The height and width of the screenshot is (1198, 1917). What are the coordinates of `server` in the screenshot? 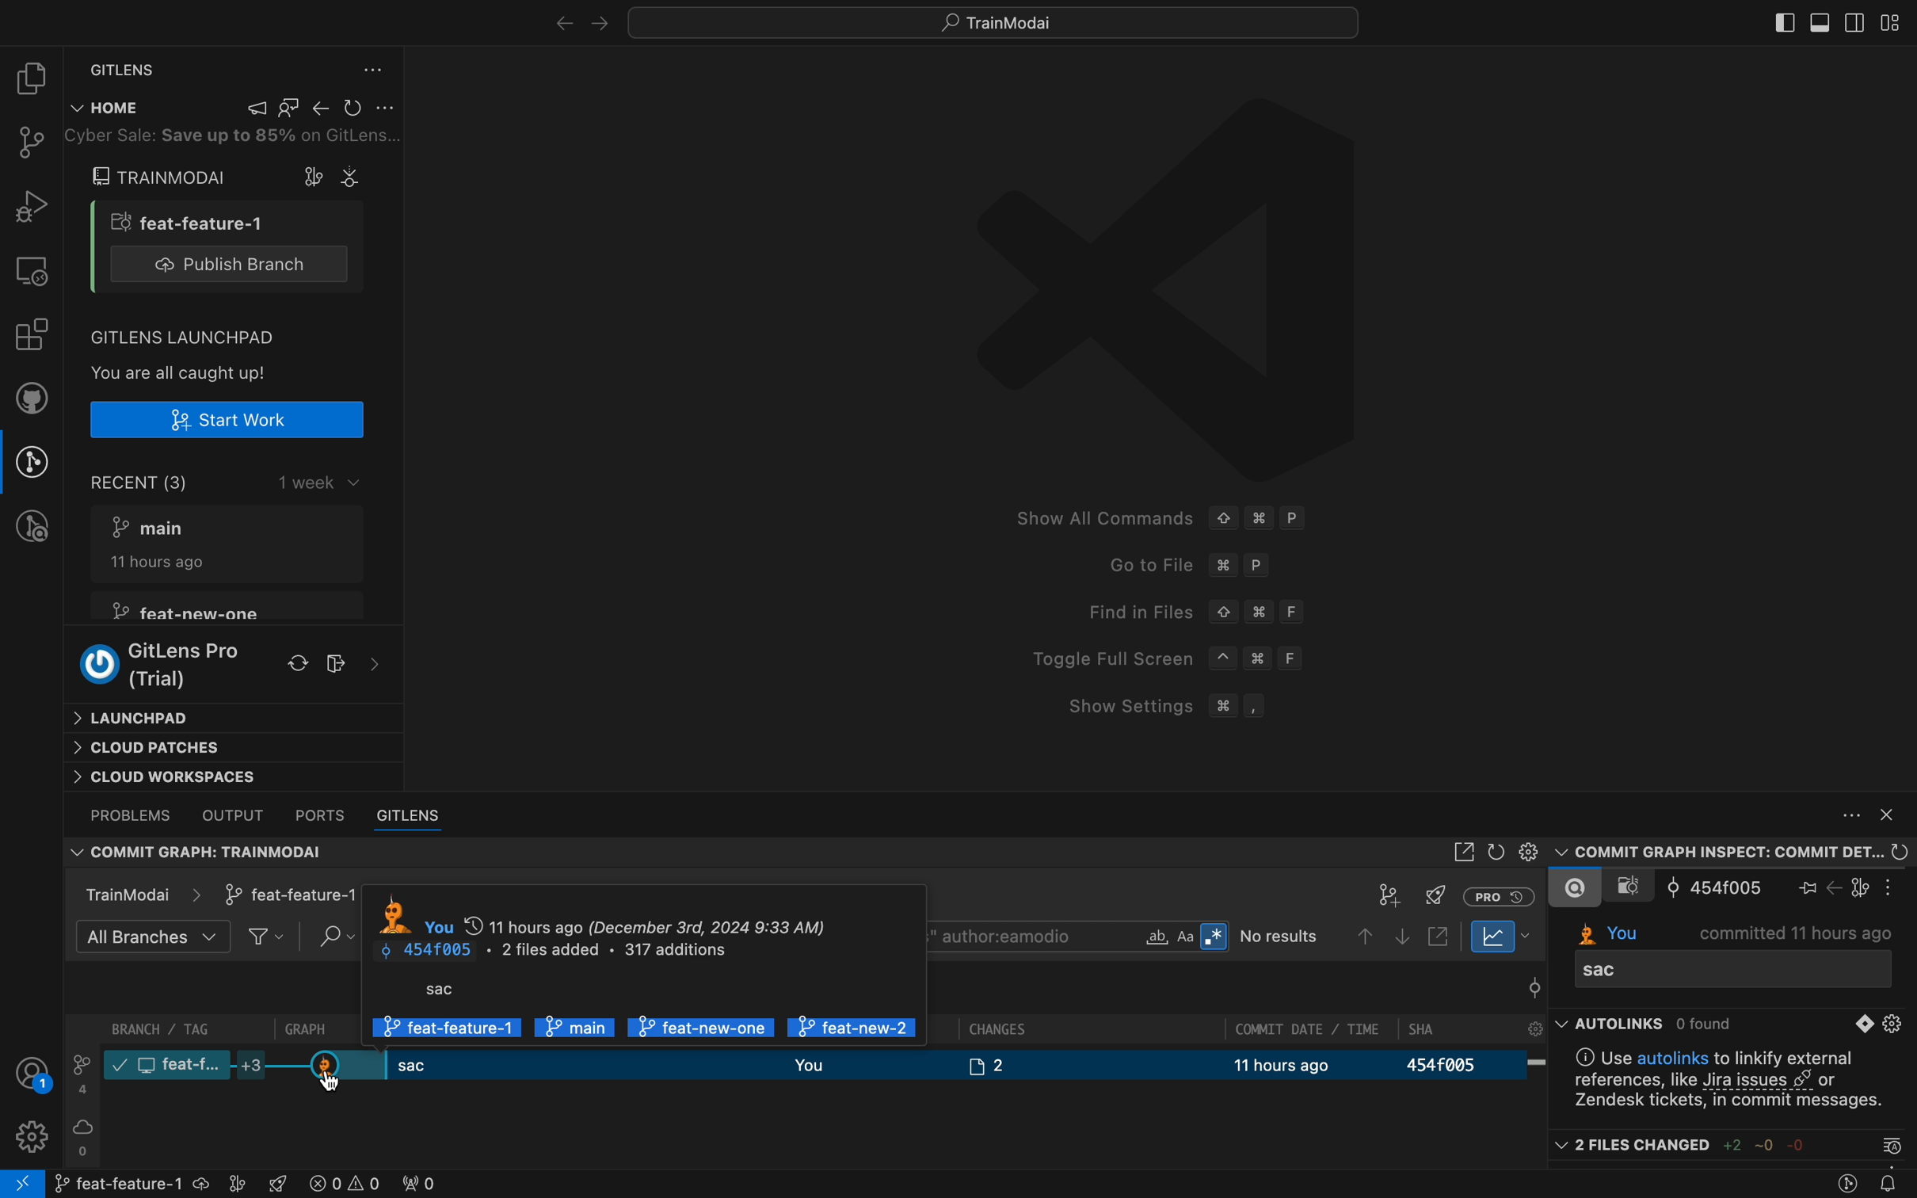 It's located at (1438, 894).